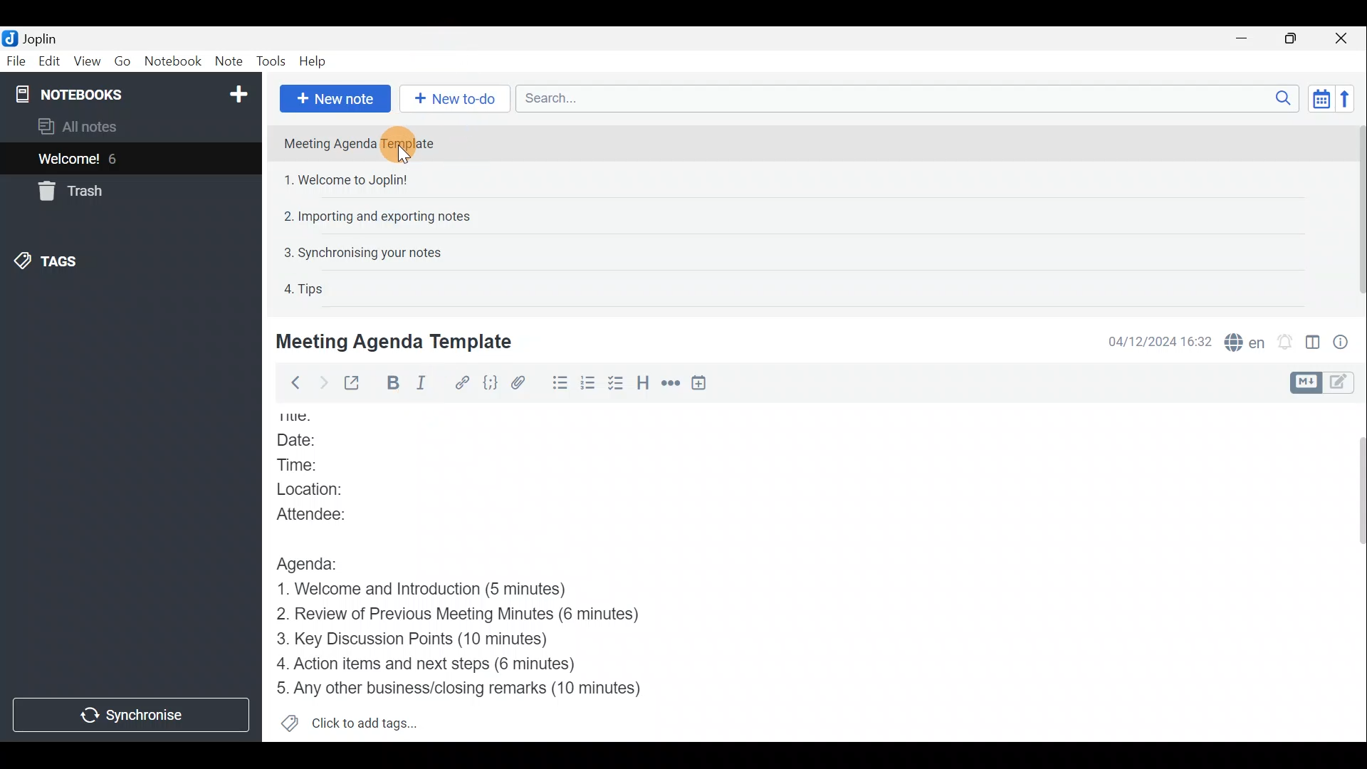  I want to click on Code, so click(492, 385).